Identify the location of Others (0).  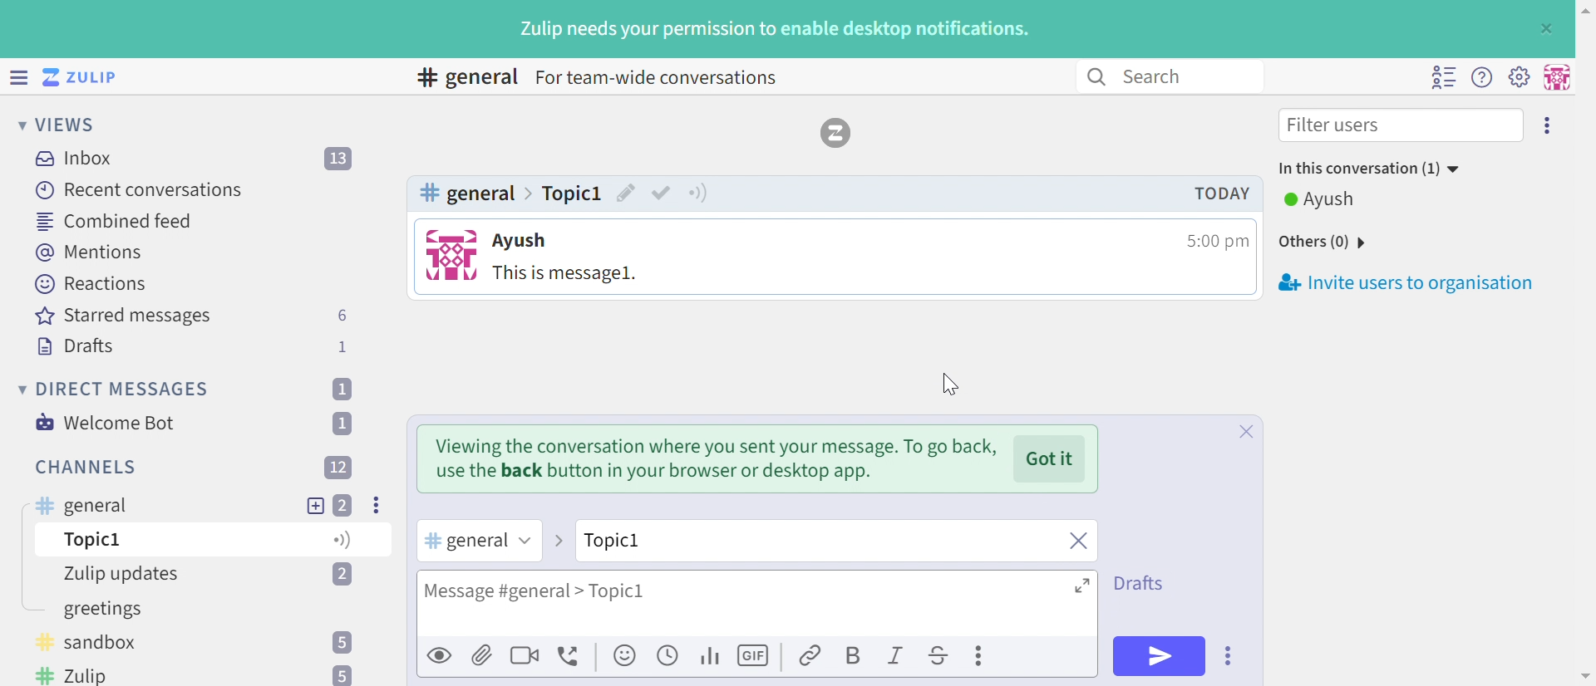
(1308, 241).